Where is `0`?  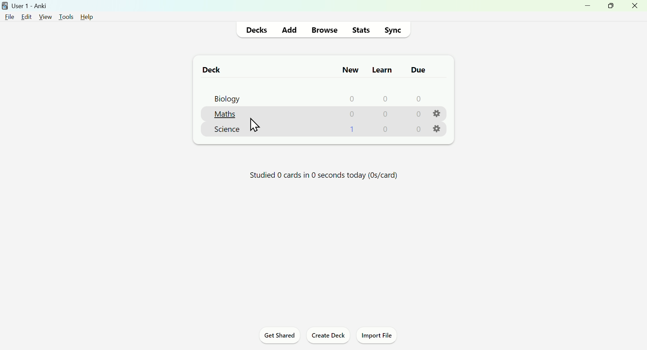 0 is located at coordinates (385, 98).